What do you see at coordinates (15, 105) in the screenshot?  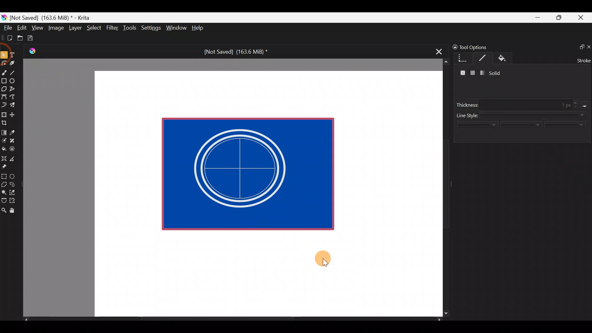 I see `Multibrush tool` at bounding box center [15, 105].